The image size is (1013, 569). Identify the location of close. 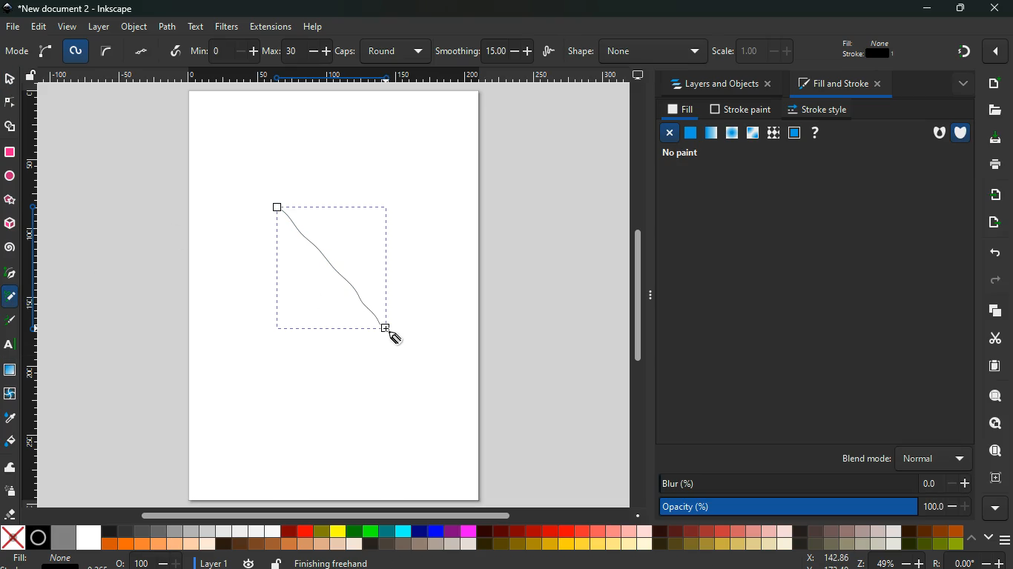
(671, 136).